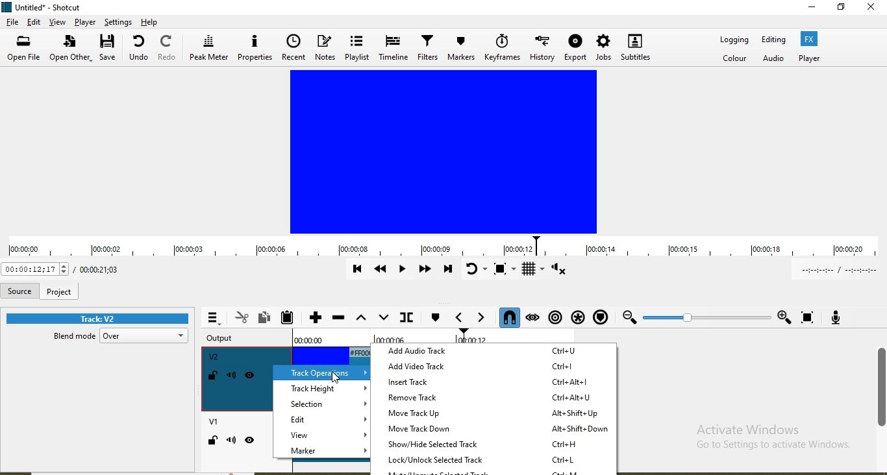 This screenshot has width=887, height=475. Describe the element at coordinates (424, 269) in the screenshot. I see `Play quickly forward` at that location.